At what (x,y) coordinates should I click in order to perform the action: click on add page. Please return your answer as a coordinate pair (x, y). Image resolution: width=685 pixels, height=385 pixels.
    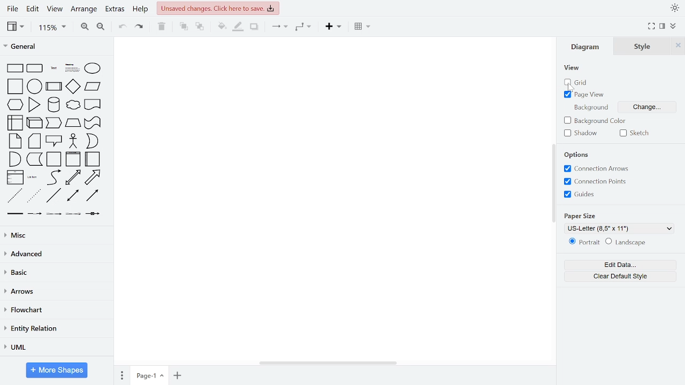
    Looking at the image, I should click on (177, 374).